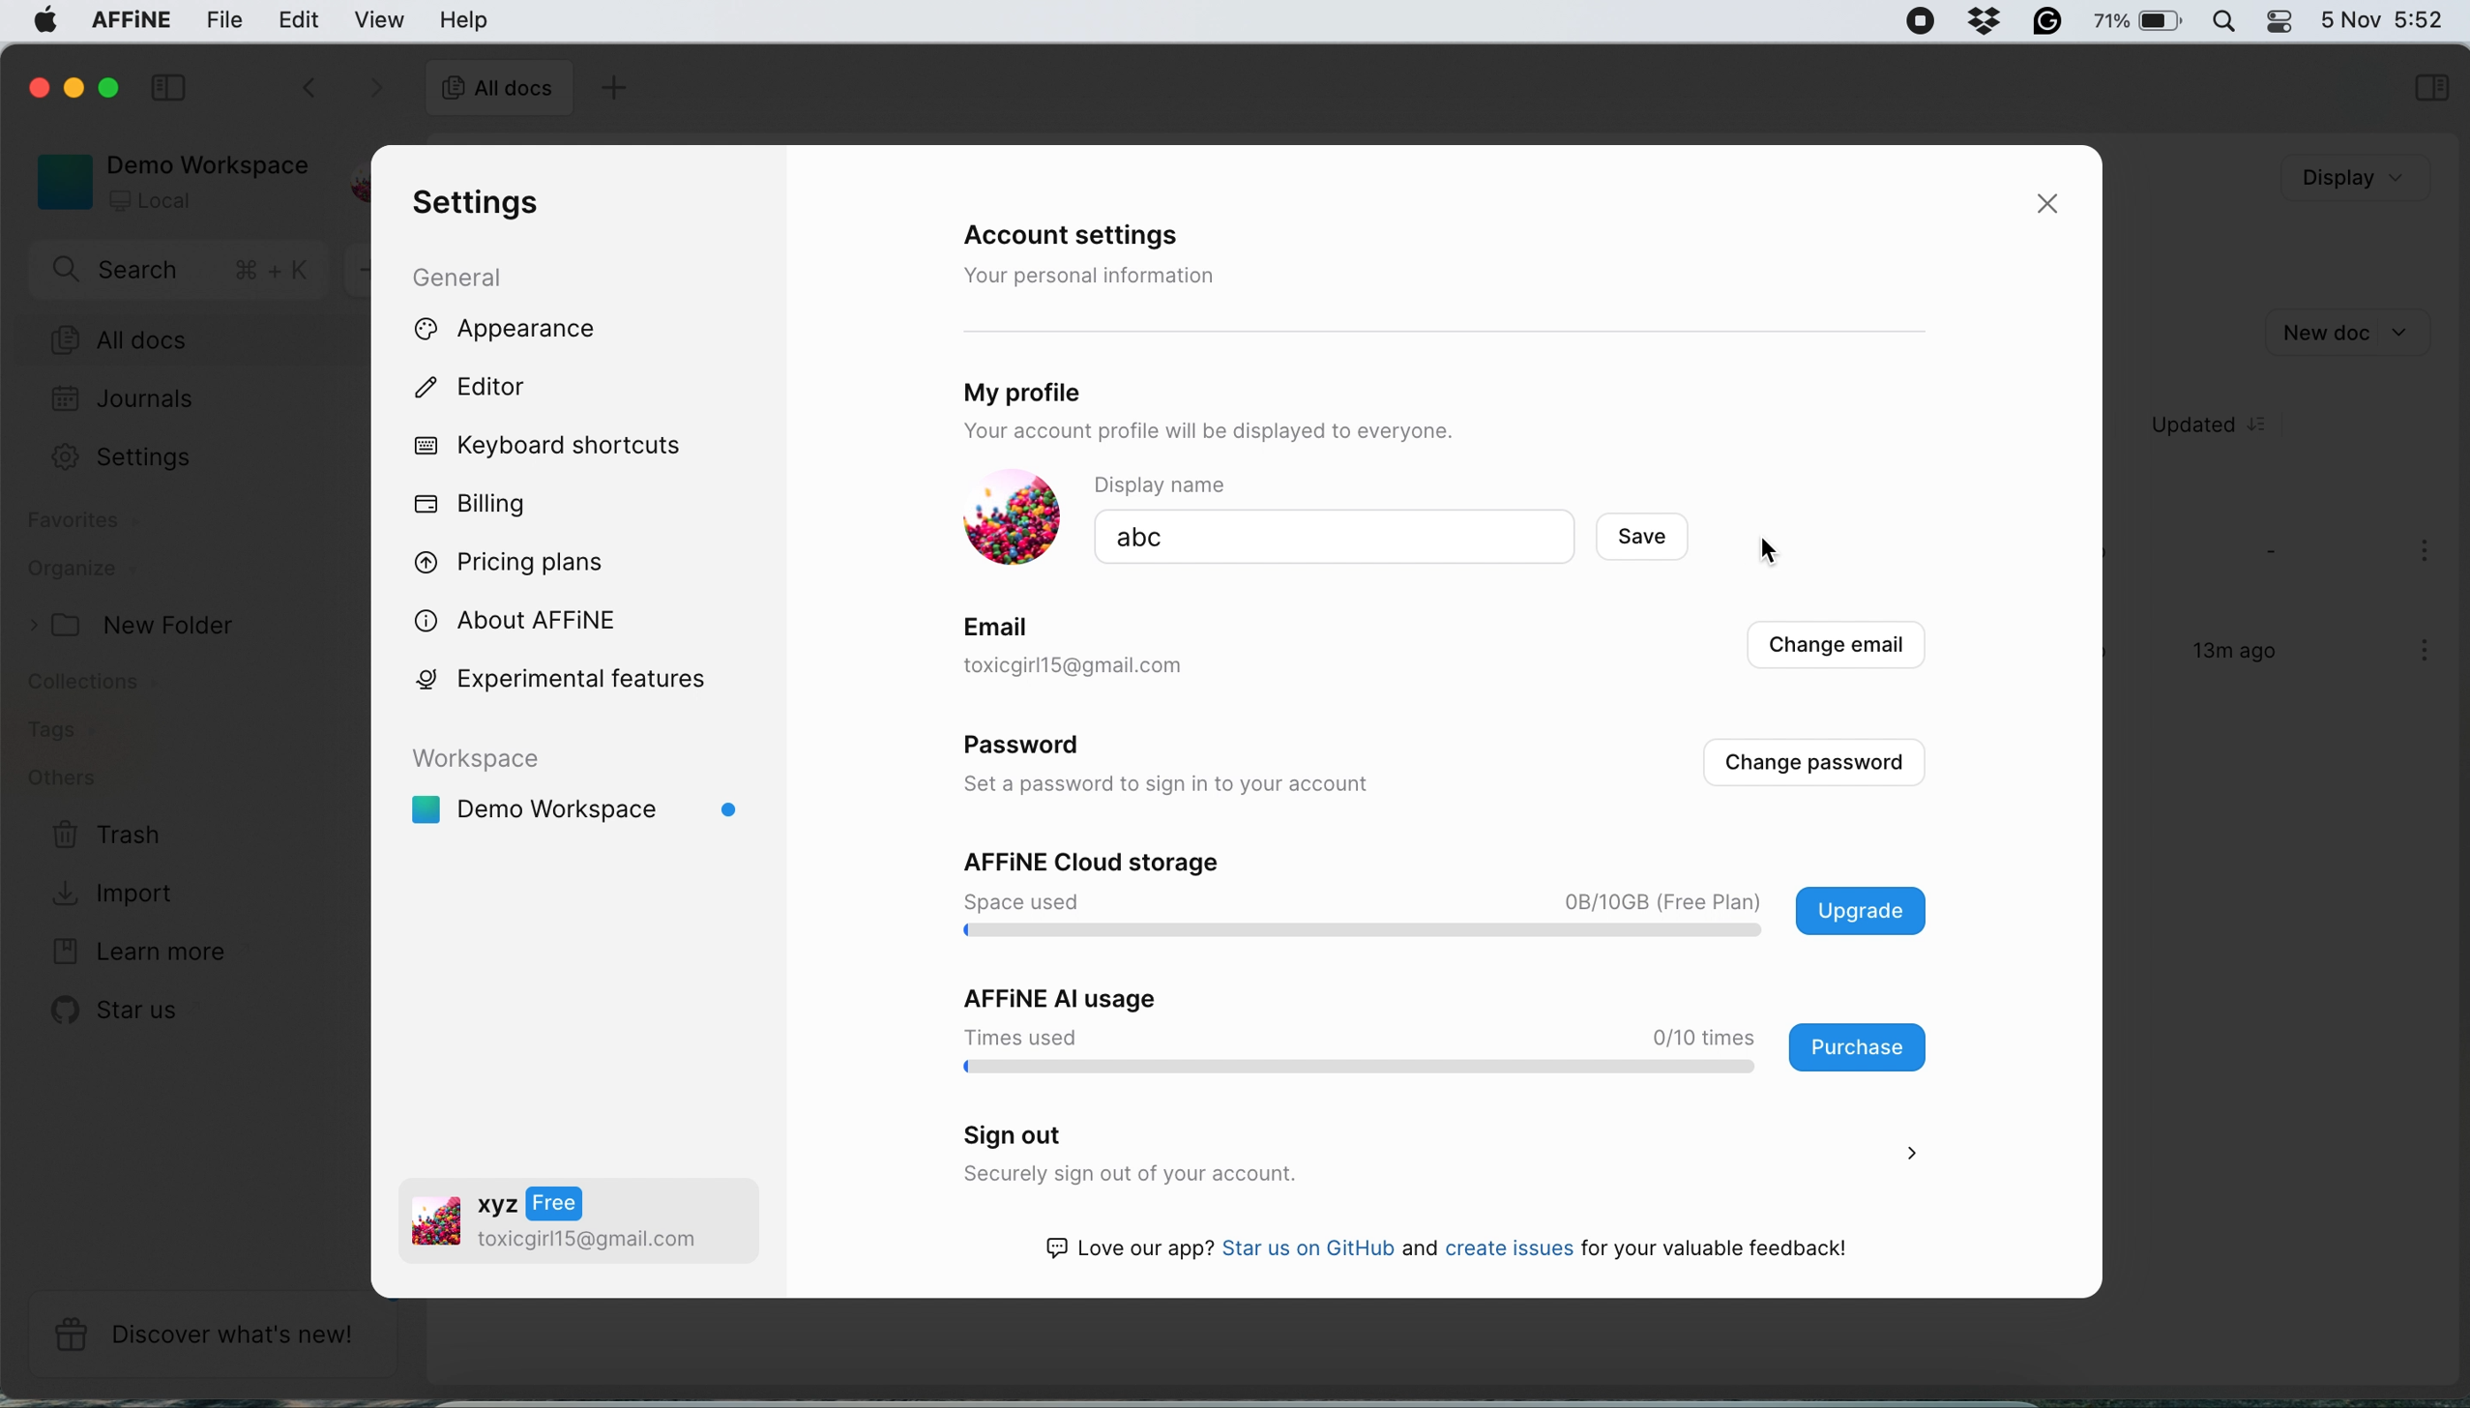 The width and height of the screenshot is (2470, 1408). What do you see at coordinates (1433, 1156) in the screenshot?
I see `sign out securely sign out of your account` at bounding box center [1433, 1156].